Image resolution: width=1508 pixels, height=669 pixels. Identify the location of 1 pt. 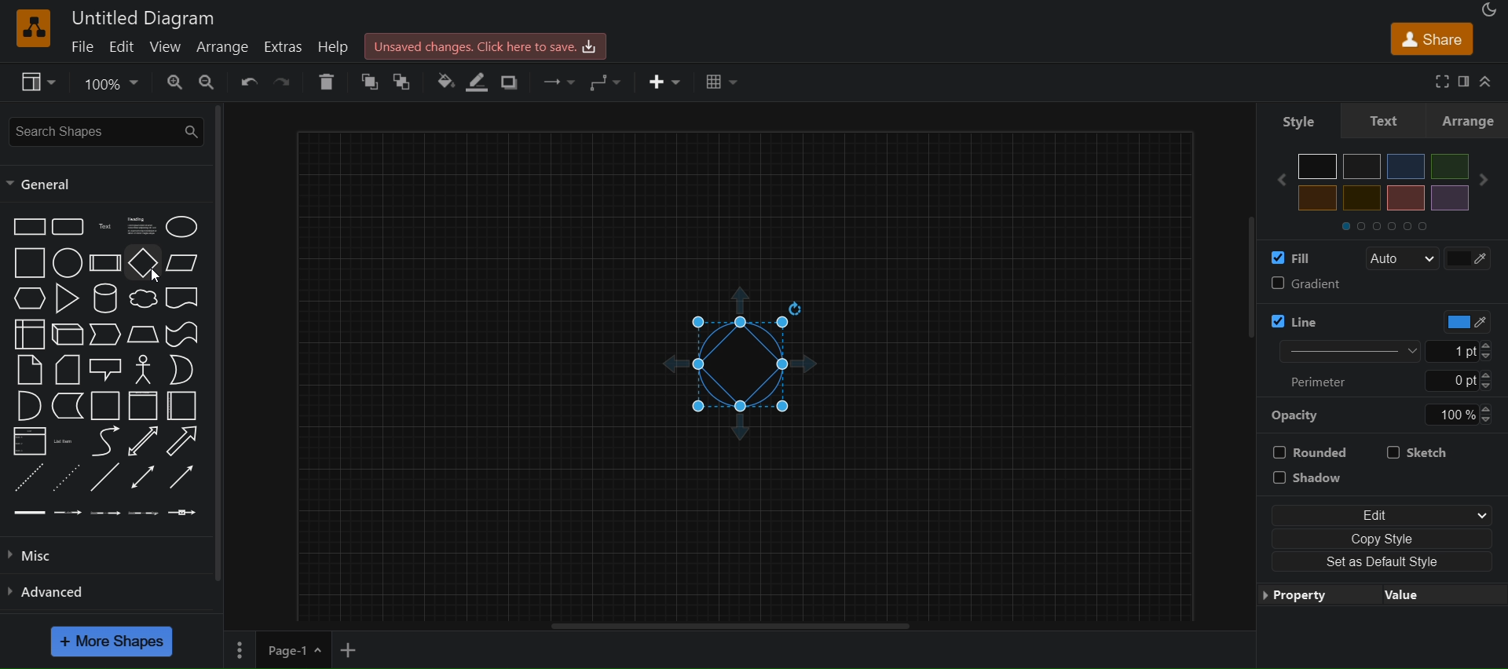
(1470, 351).